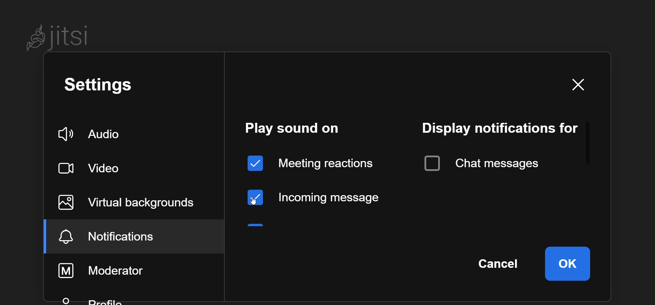 This screenshot has width=655, height=305. I want to click on cursor, so click(256, 201).